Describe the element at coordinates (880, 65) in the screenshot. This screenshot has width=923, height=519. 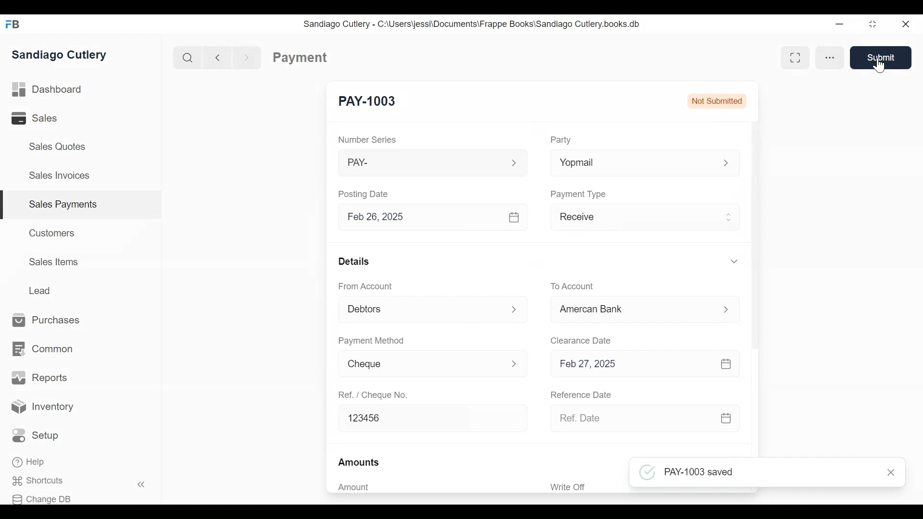
I see `Cursor` at that location.